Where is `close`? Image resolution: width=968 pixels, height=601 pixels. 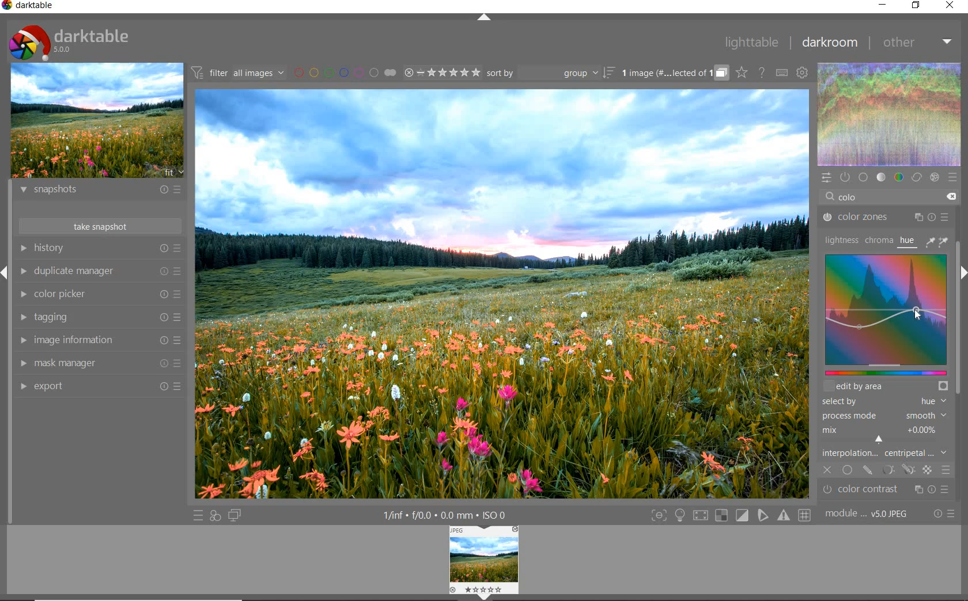 close is located at coordinates (951, 5).